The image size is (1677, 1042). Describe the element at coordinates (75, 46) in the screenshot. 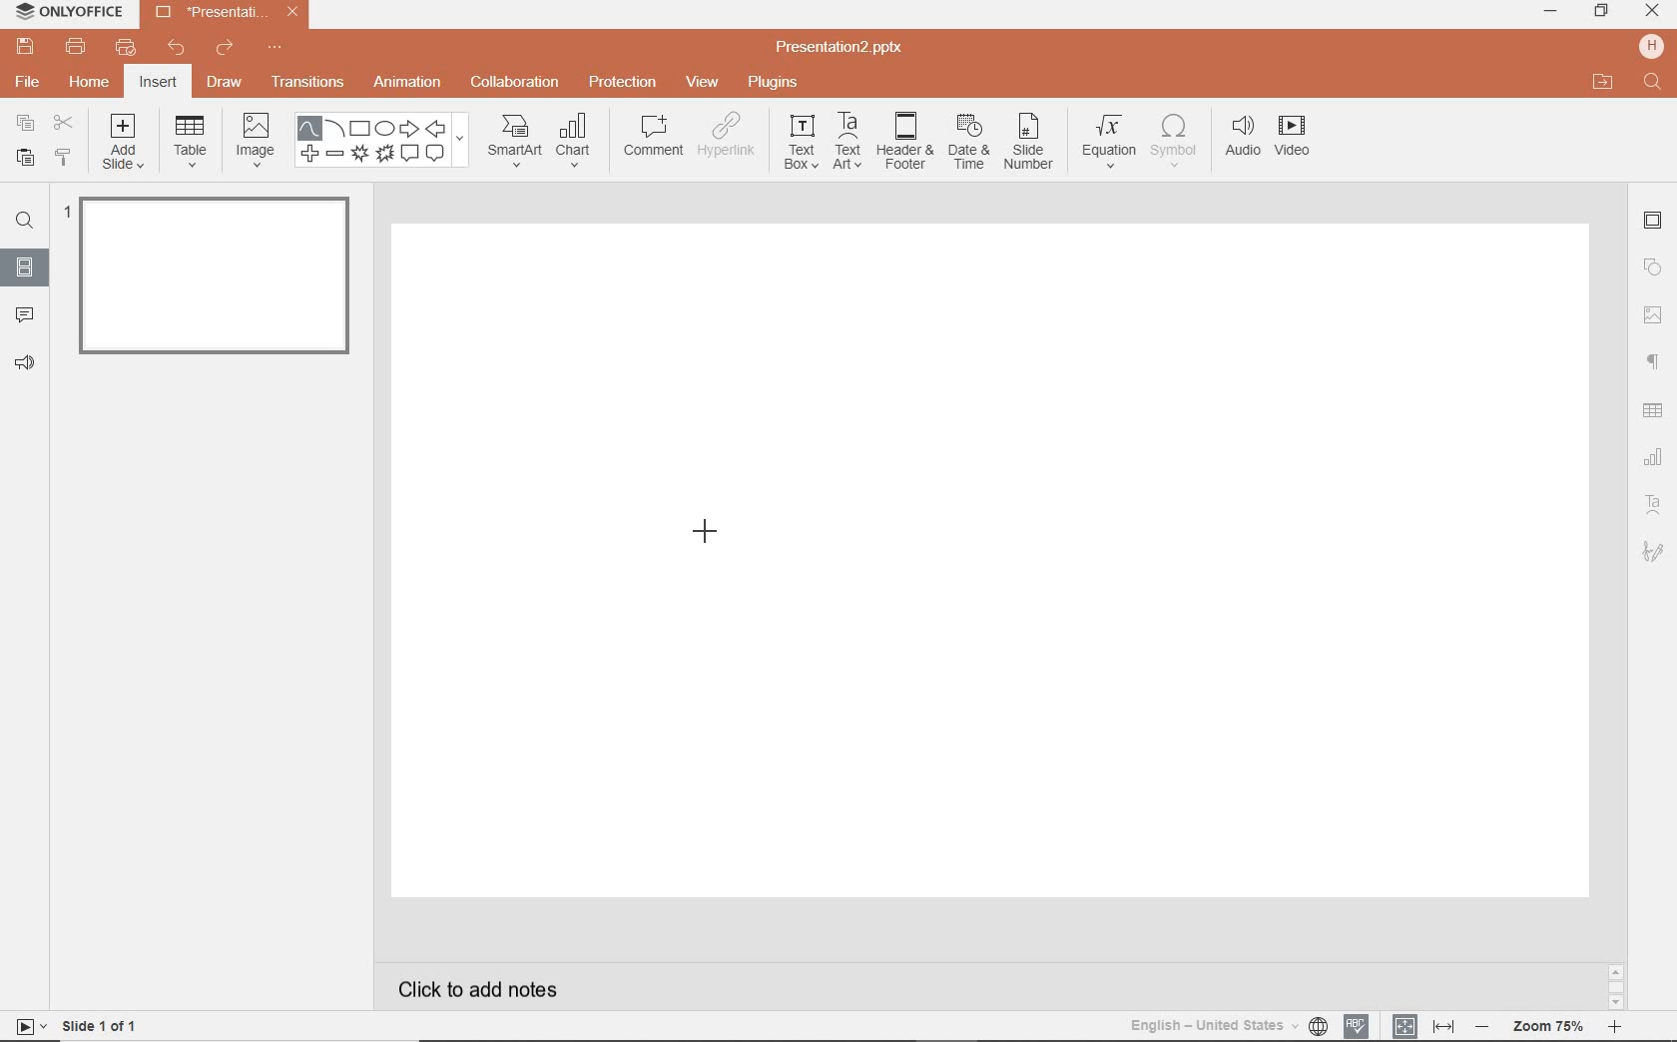

I see `PRINT` at that location.